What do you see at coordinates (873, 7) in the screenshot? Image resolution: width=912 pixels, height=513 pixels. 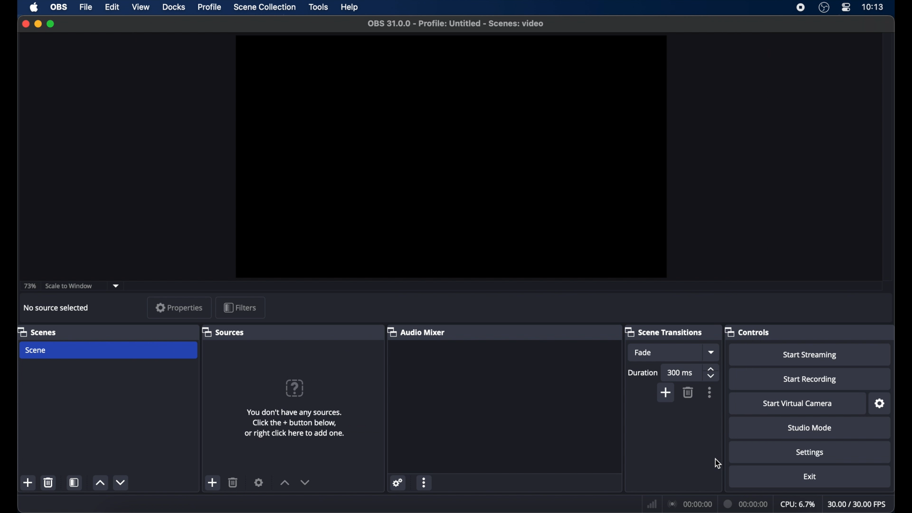 I see `time` at bounding box center [873, 7].